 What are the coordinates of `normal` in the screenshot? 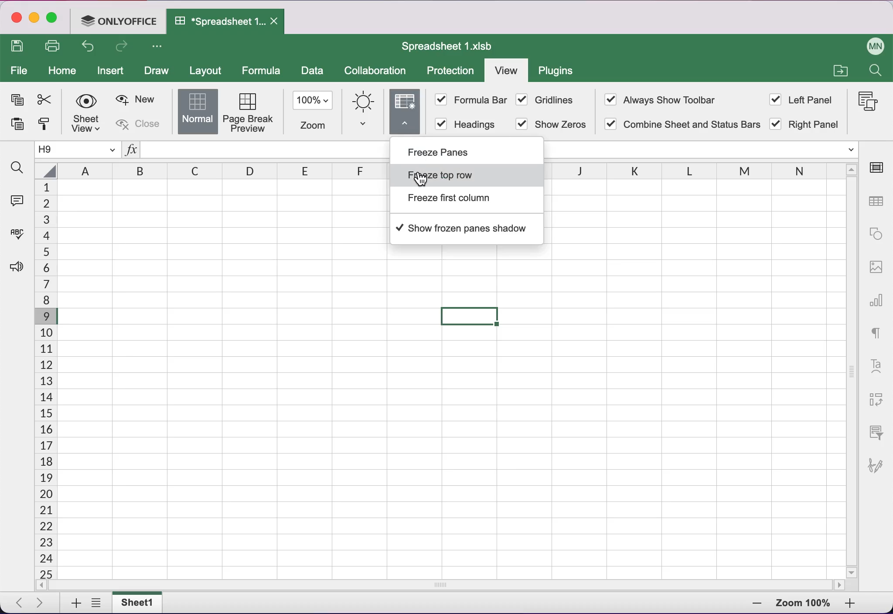 It's located at (196, 112).